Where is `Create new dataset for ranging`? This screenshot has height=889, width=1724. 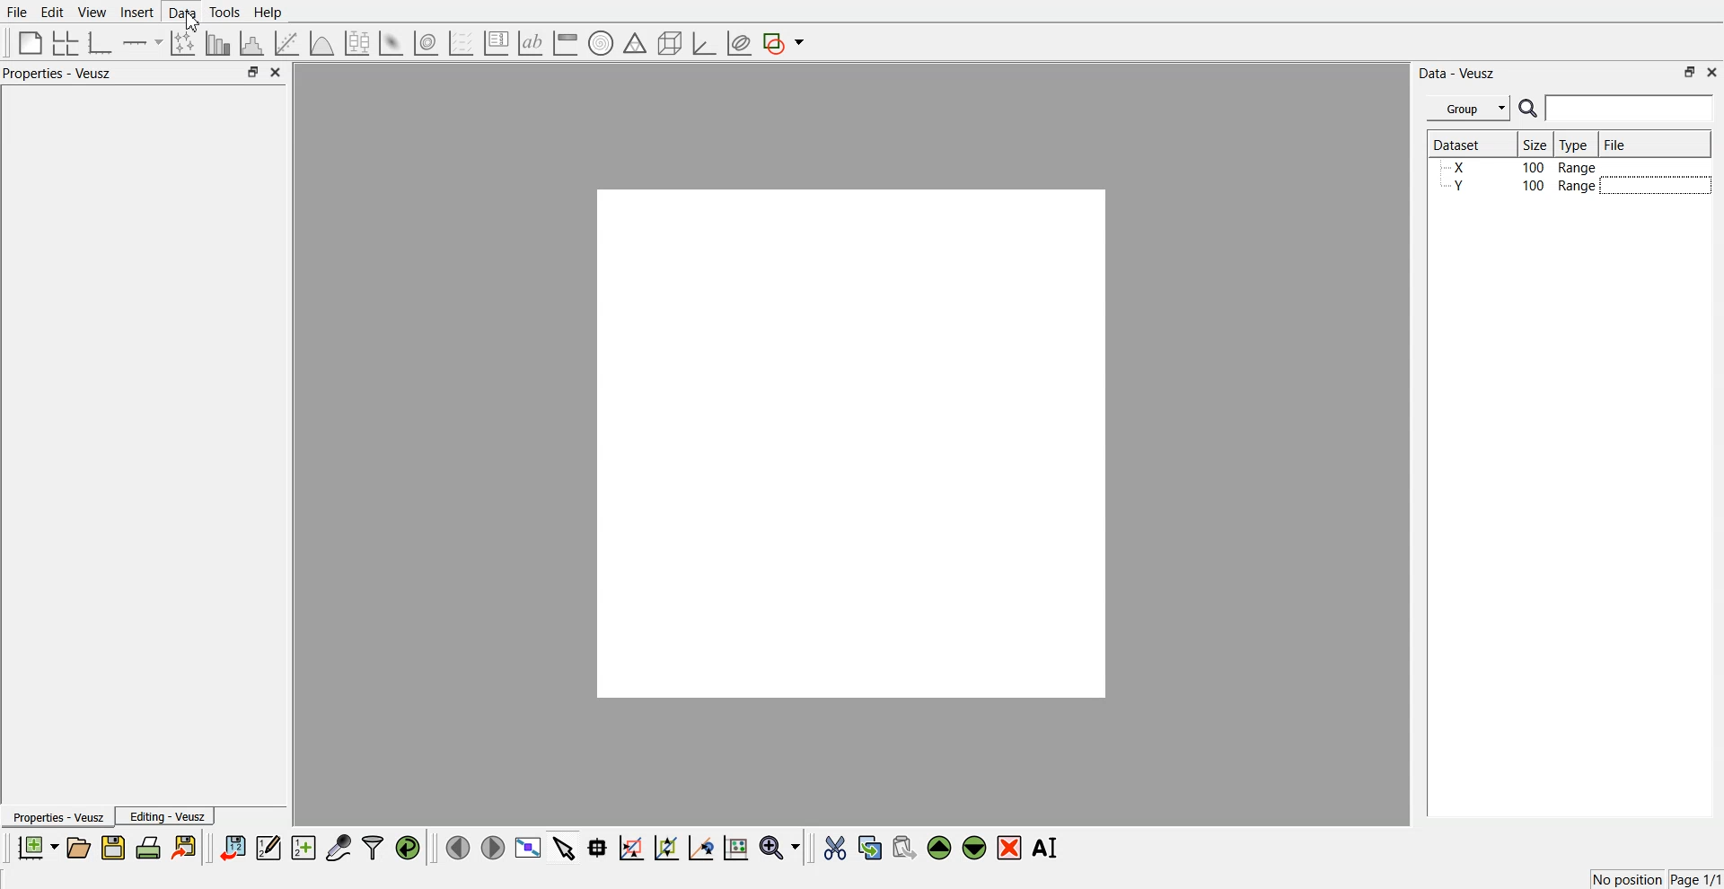
Create new dataset for ranging is located at coordinates (303, 848).